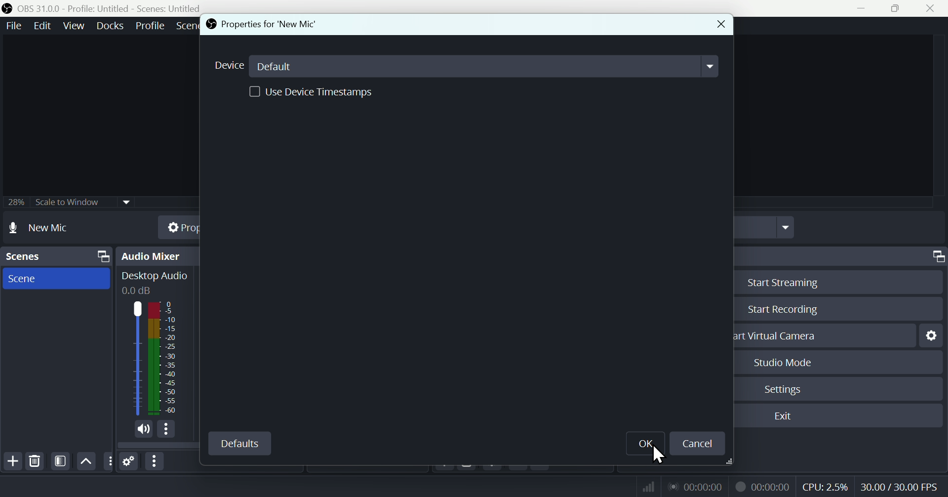 The height and width of the screenshot is (497, 948). What do you see at coordinates (929, 8) in the screenshot?
I see `Close` at bounding box center [929, 8].